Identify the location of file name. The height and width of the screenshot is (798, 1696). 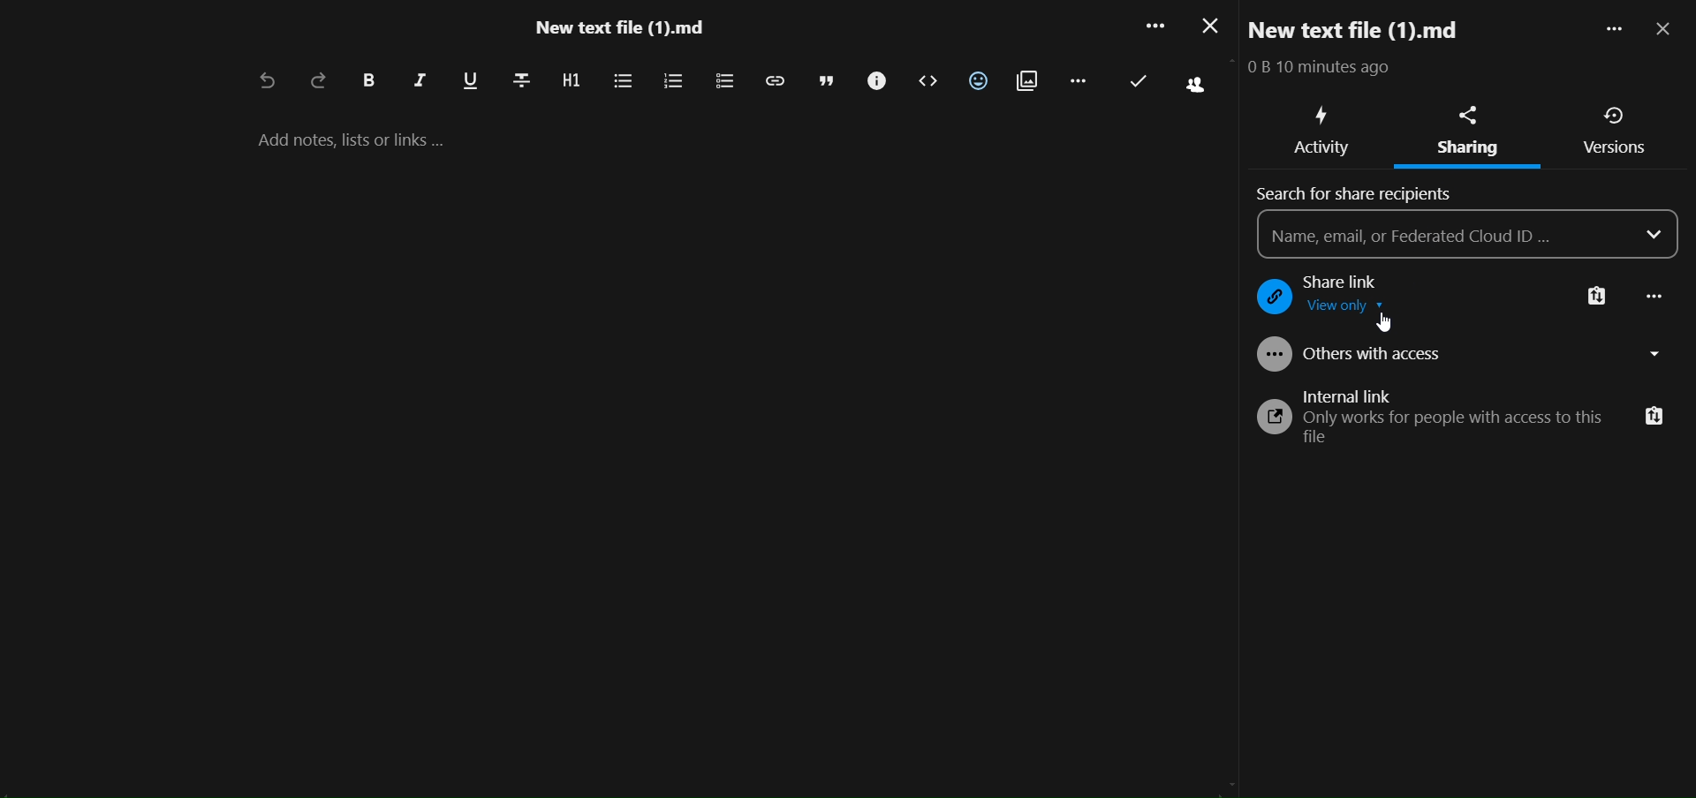
(618, 32).